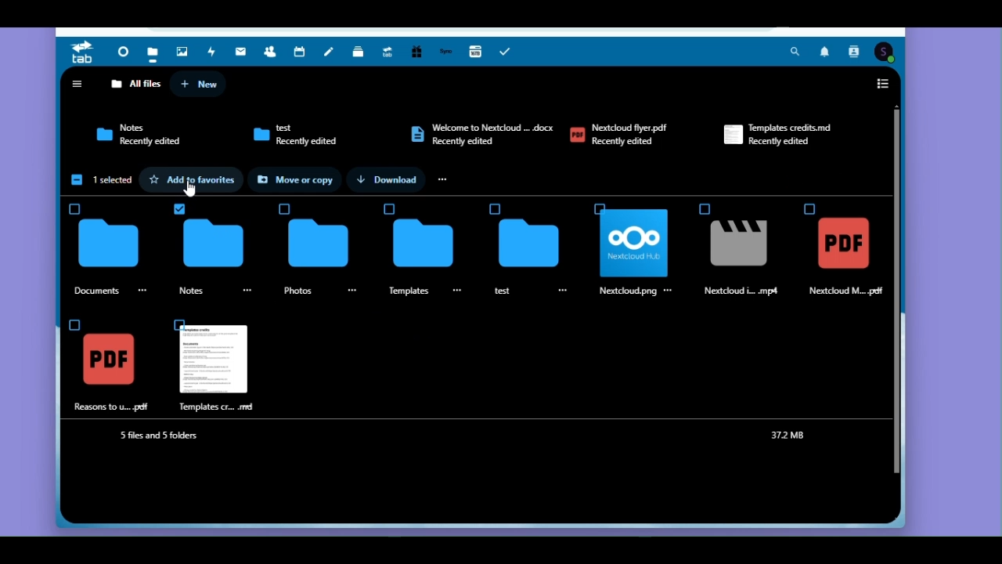 The image size is (1002, 564). What do you see at coordinates (798, 52) in the screenshot?
I see `Search Bar` at bounding box center [798, 52].